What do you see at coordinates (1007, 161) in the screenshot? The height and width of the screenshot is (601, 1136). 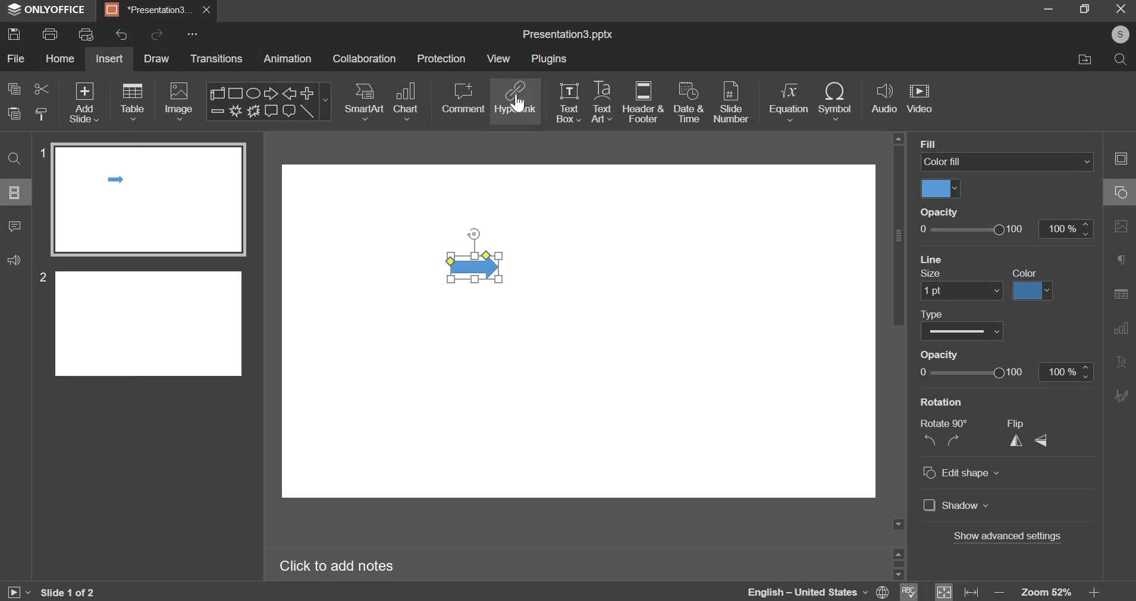 I see `color fill` at bounding box center [1007, 161].